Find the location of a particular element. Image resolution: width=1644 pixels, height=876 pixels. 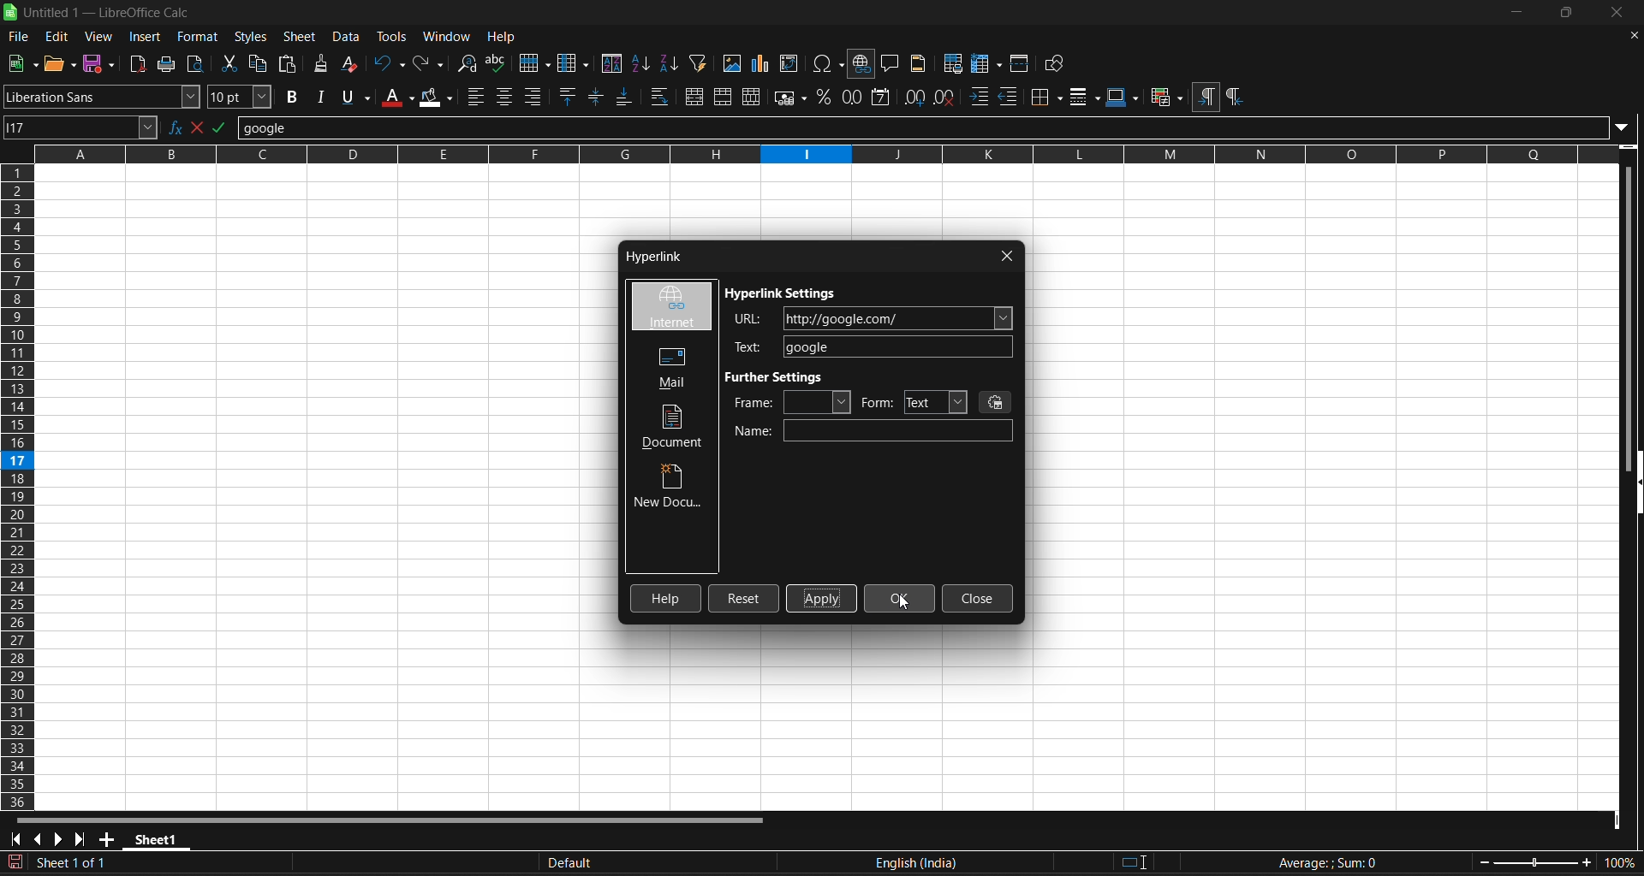

increase indent is located at coordinates (980, 98).